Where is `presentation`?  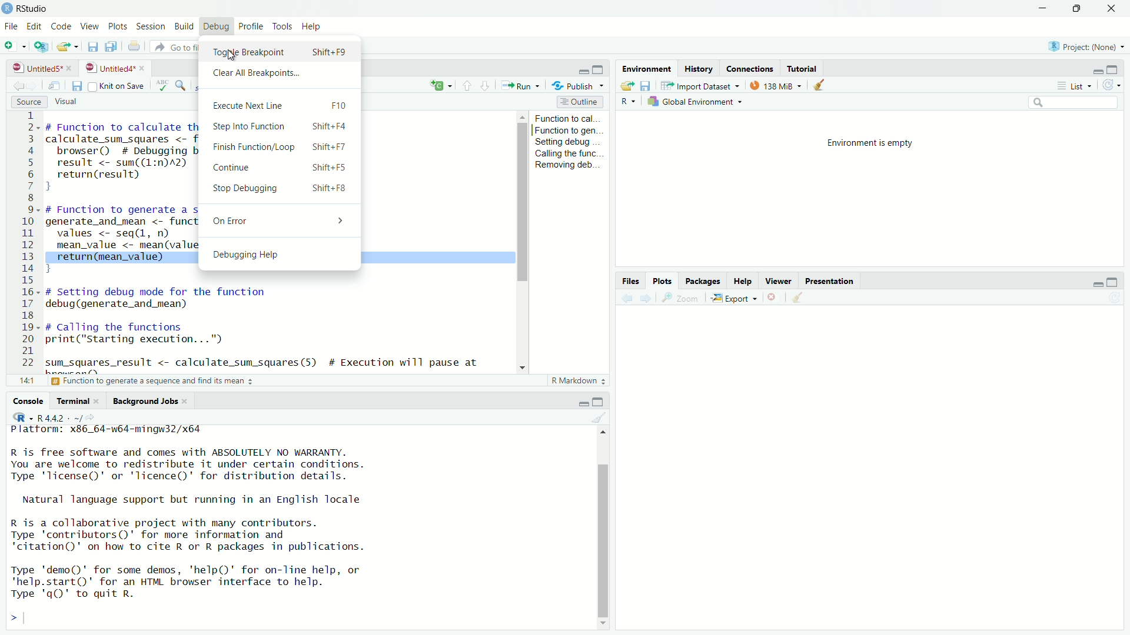 presentation is located at coordinates (832, 278).